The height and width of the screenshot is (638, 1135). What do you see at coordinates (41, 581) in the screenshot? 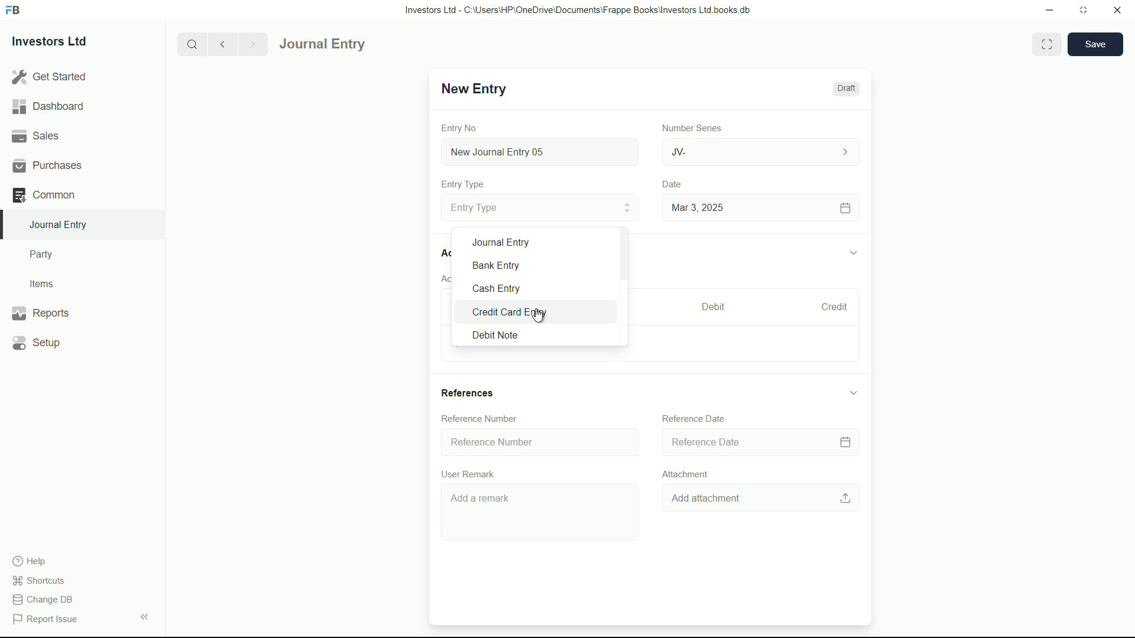
I see `shortcuts` at bounding box center [41, 581].